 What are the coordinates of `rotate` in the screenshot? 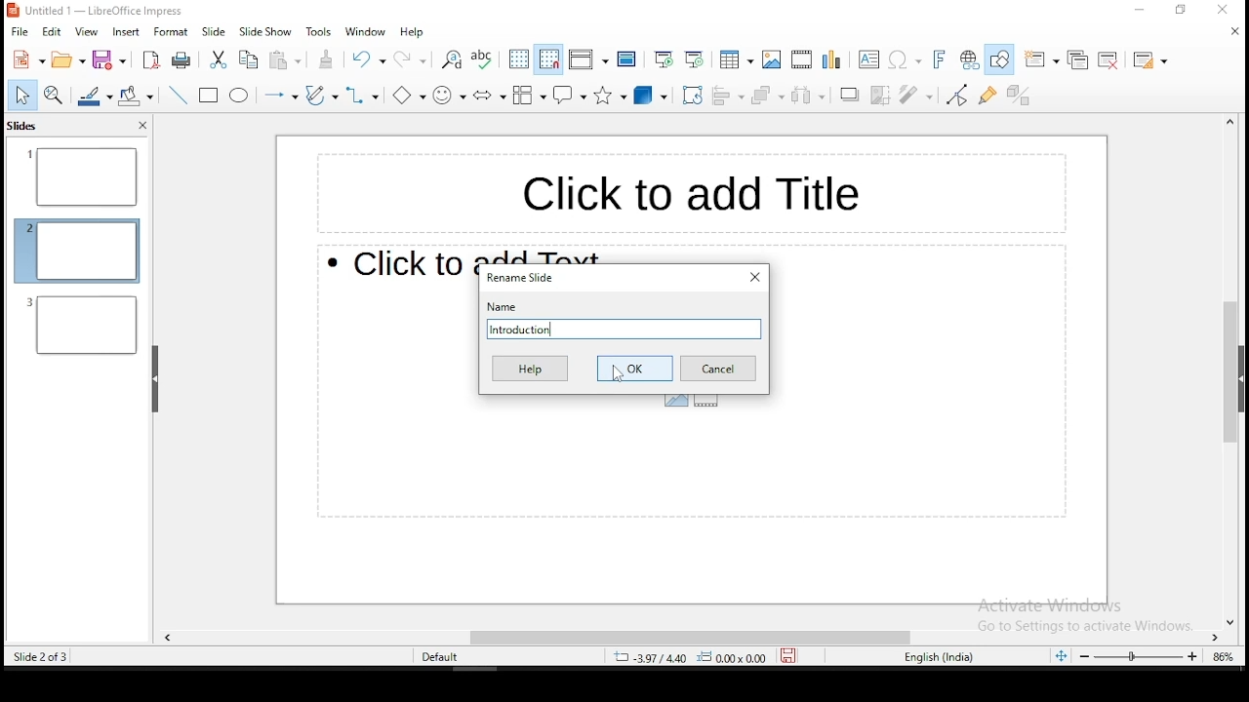 It's located at (692, 97).